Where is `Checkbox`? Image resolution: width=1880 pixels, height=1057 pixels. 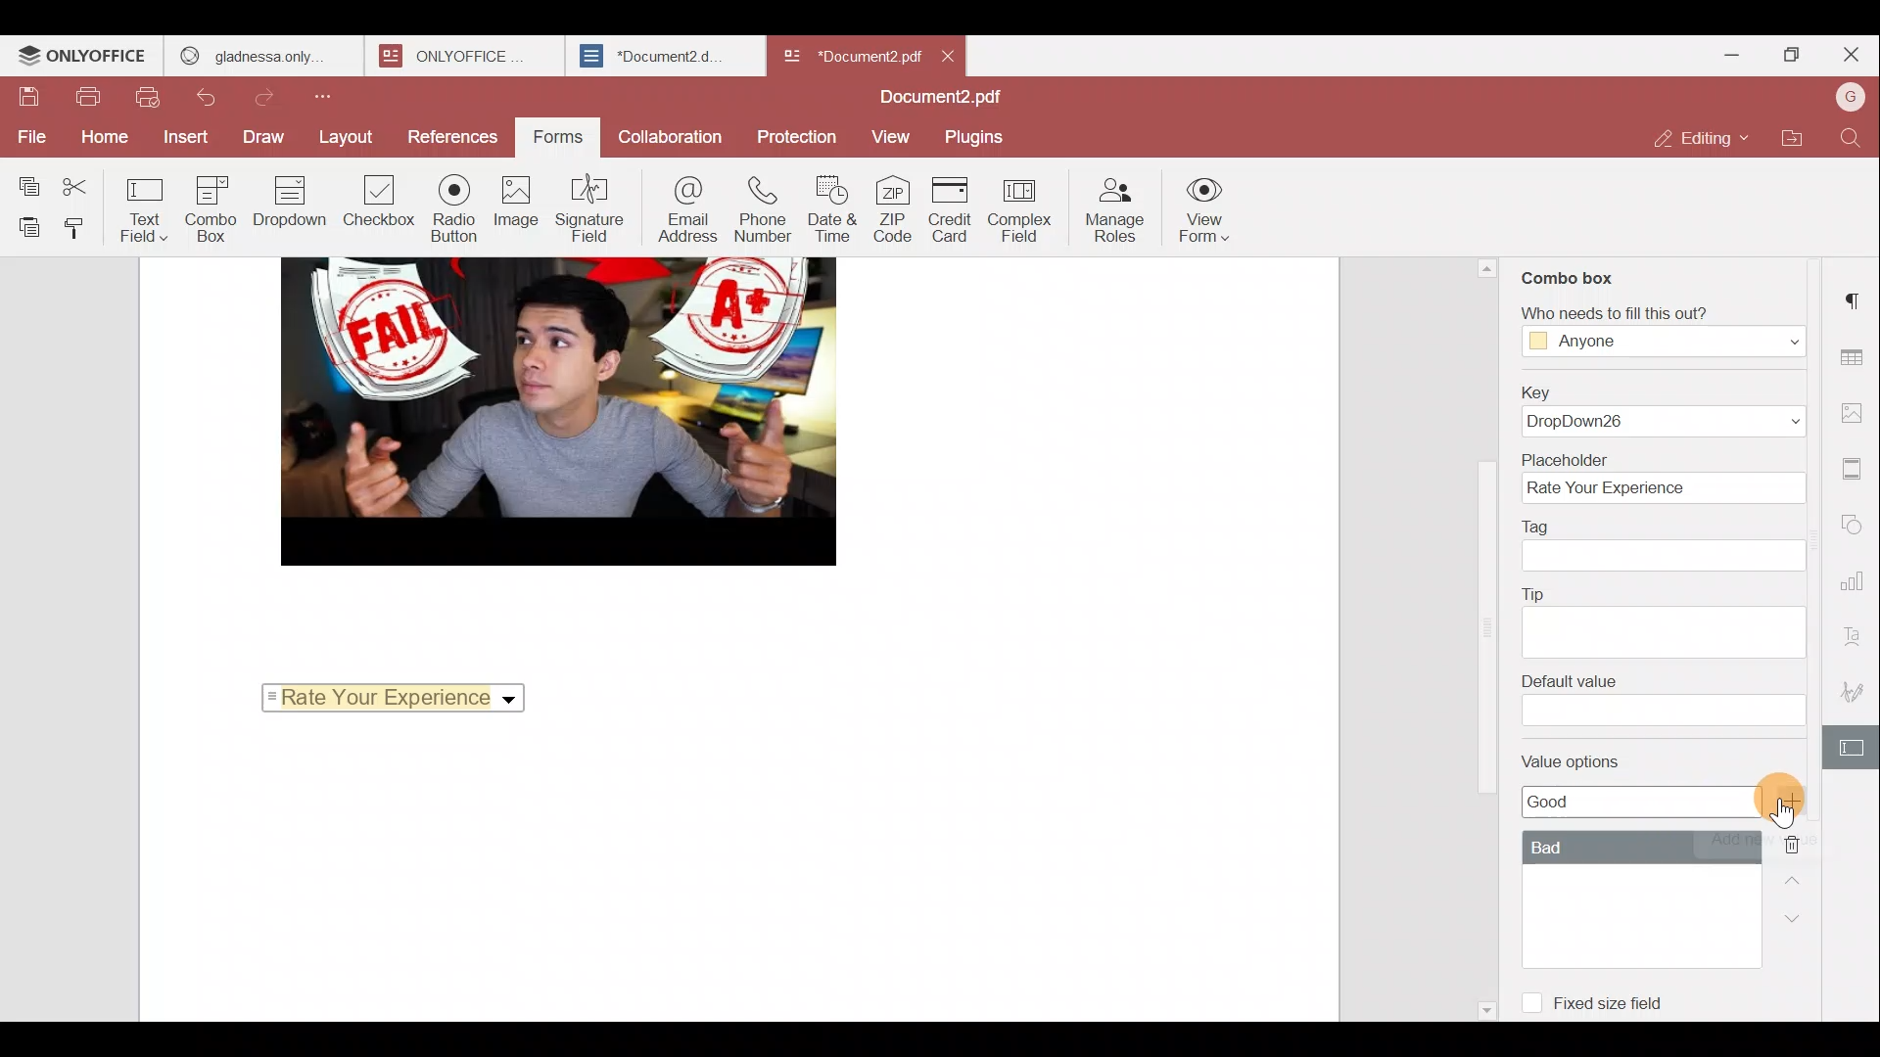
Checkbox is located at coordinates (375, 204).